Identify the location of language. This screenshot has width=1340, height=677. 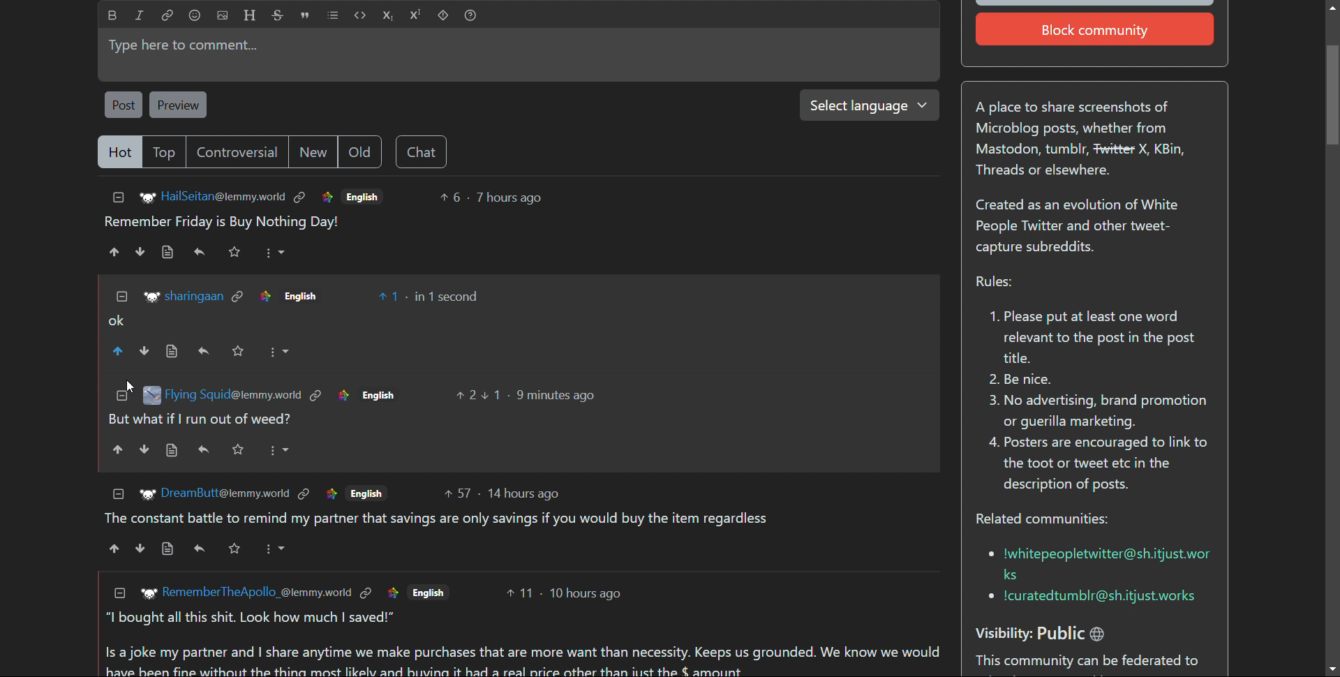
(363, 195).